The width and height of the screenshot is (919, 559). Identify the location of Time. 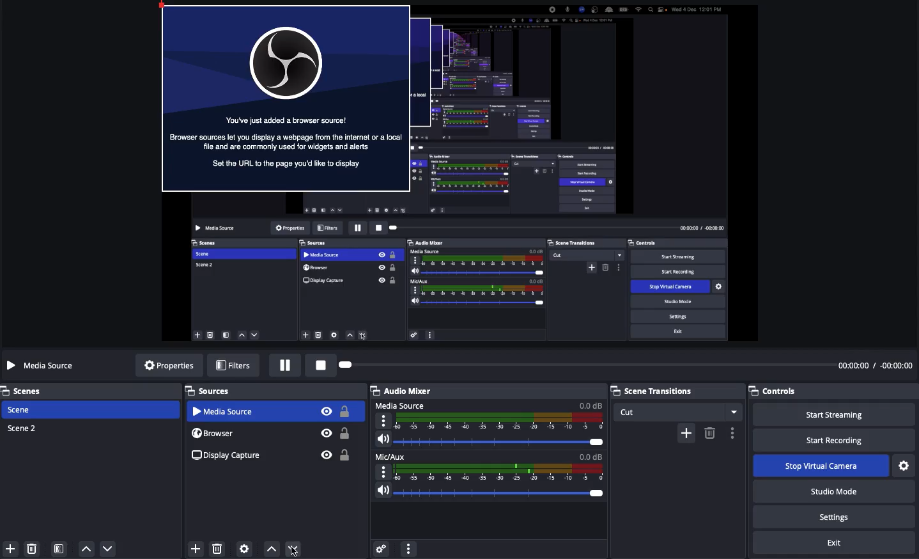
(874, 365).